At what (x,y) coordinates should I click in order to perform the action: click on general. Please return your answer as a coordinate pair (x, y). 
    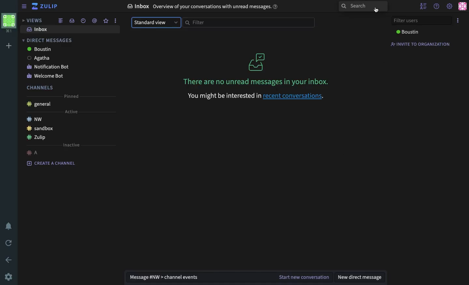
    Looking at the image, I should click on (40, 104).